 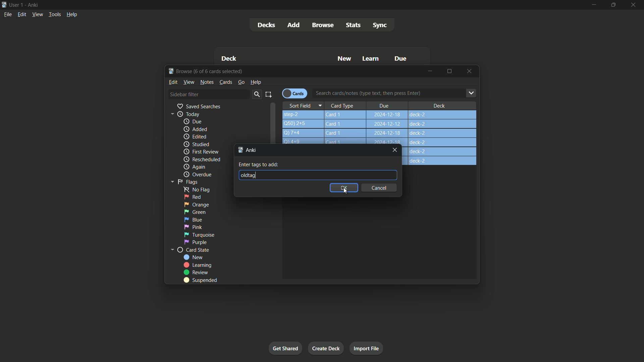 I want to click on New, so click(x=345, y=59).